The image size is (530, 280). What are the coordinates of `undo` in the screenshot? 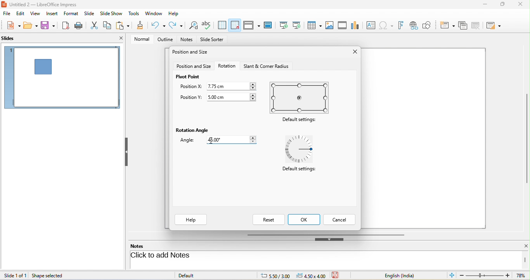 It's located at (159, 25).